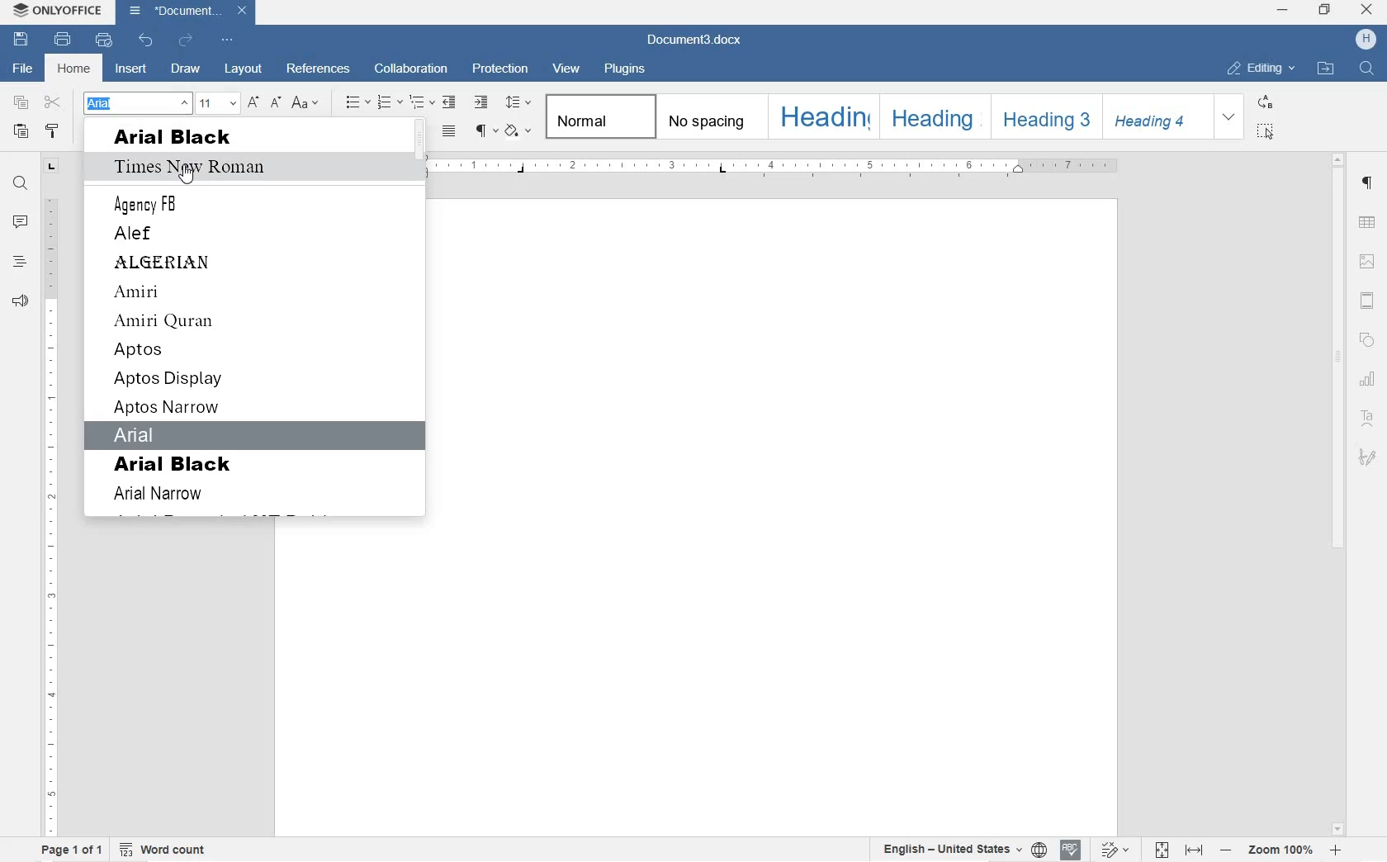 The image size is (1387, 862). I want to click on NORMAL, so click(598, 116).